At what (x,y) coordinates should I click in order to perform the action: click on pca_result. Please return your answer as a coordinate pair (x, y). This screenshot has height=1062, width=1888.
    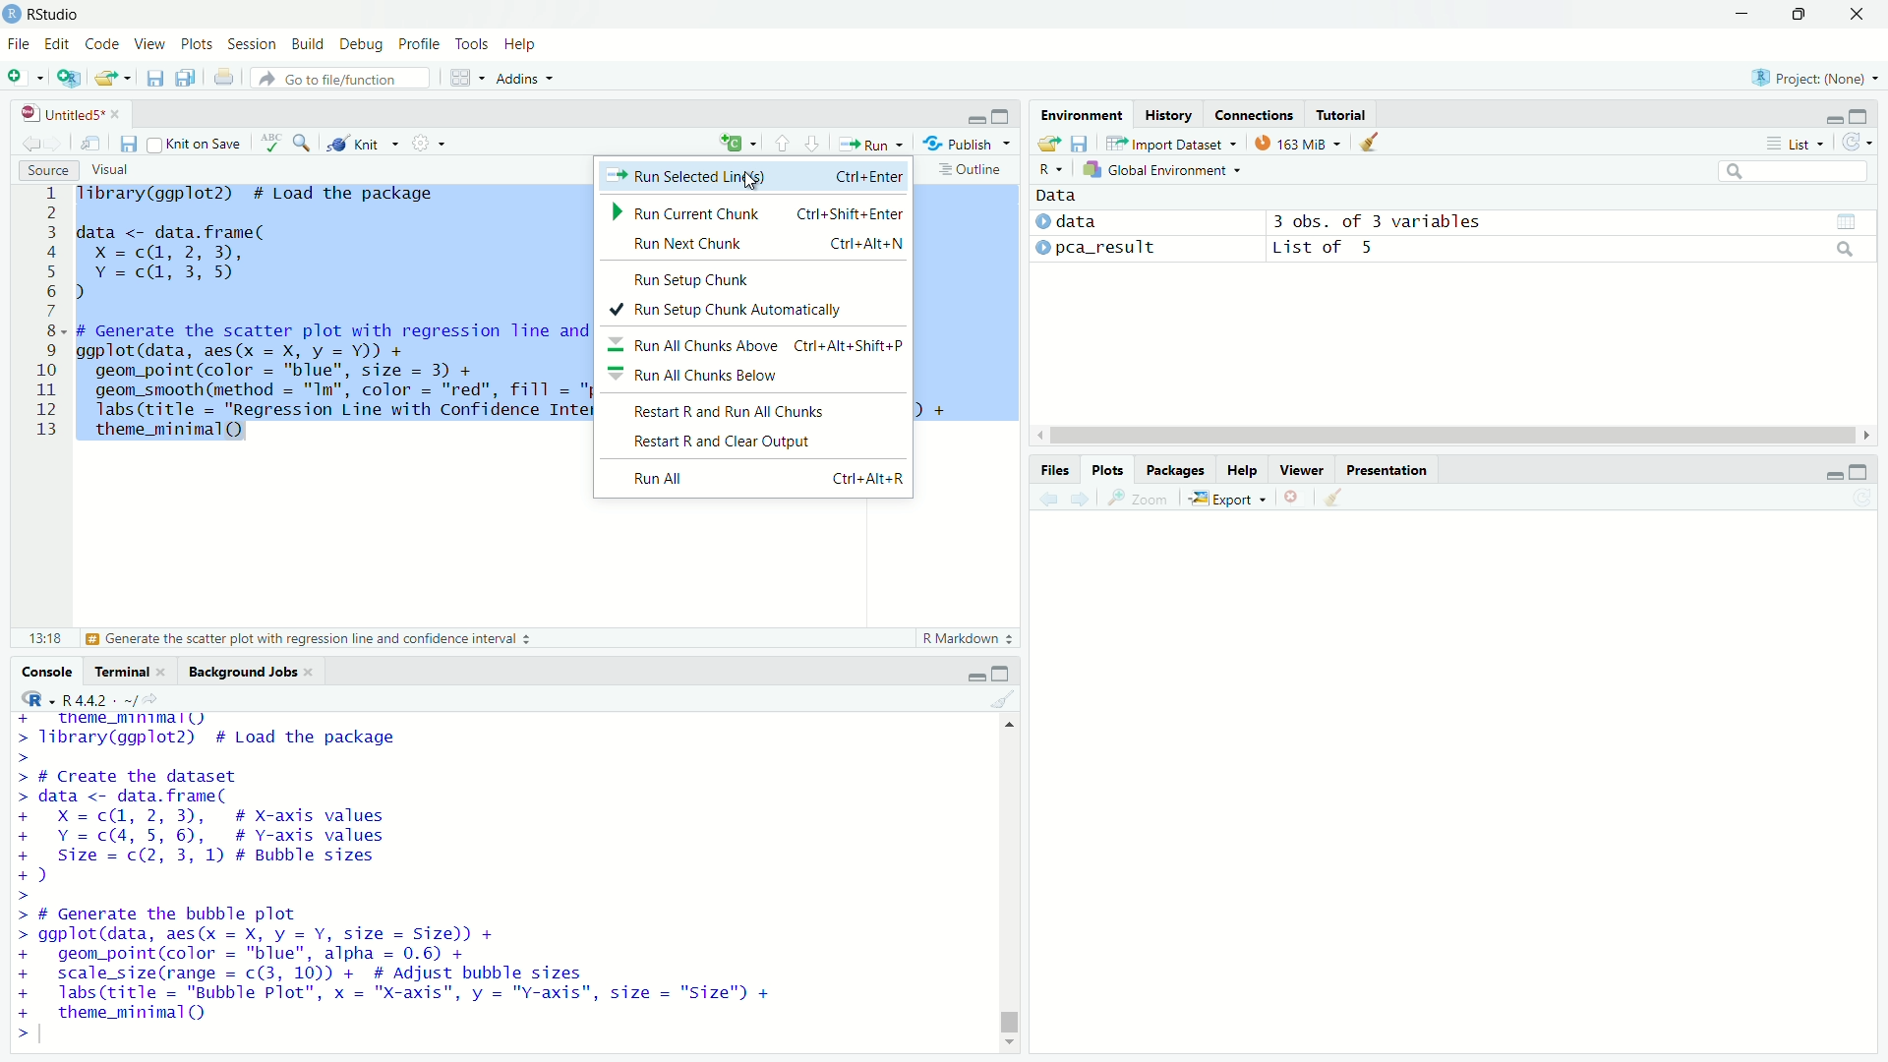
    Looking at the image, I should click on (1108, 248).